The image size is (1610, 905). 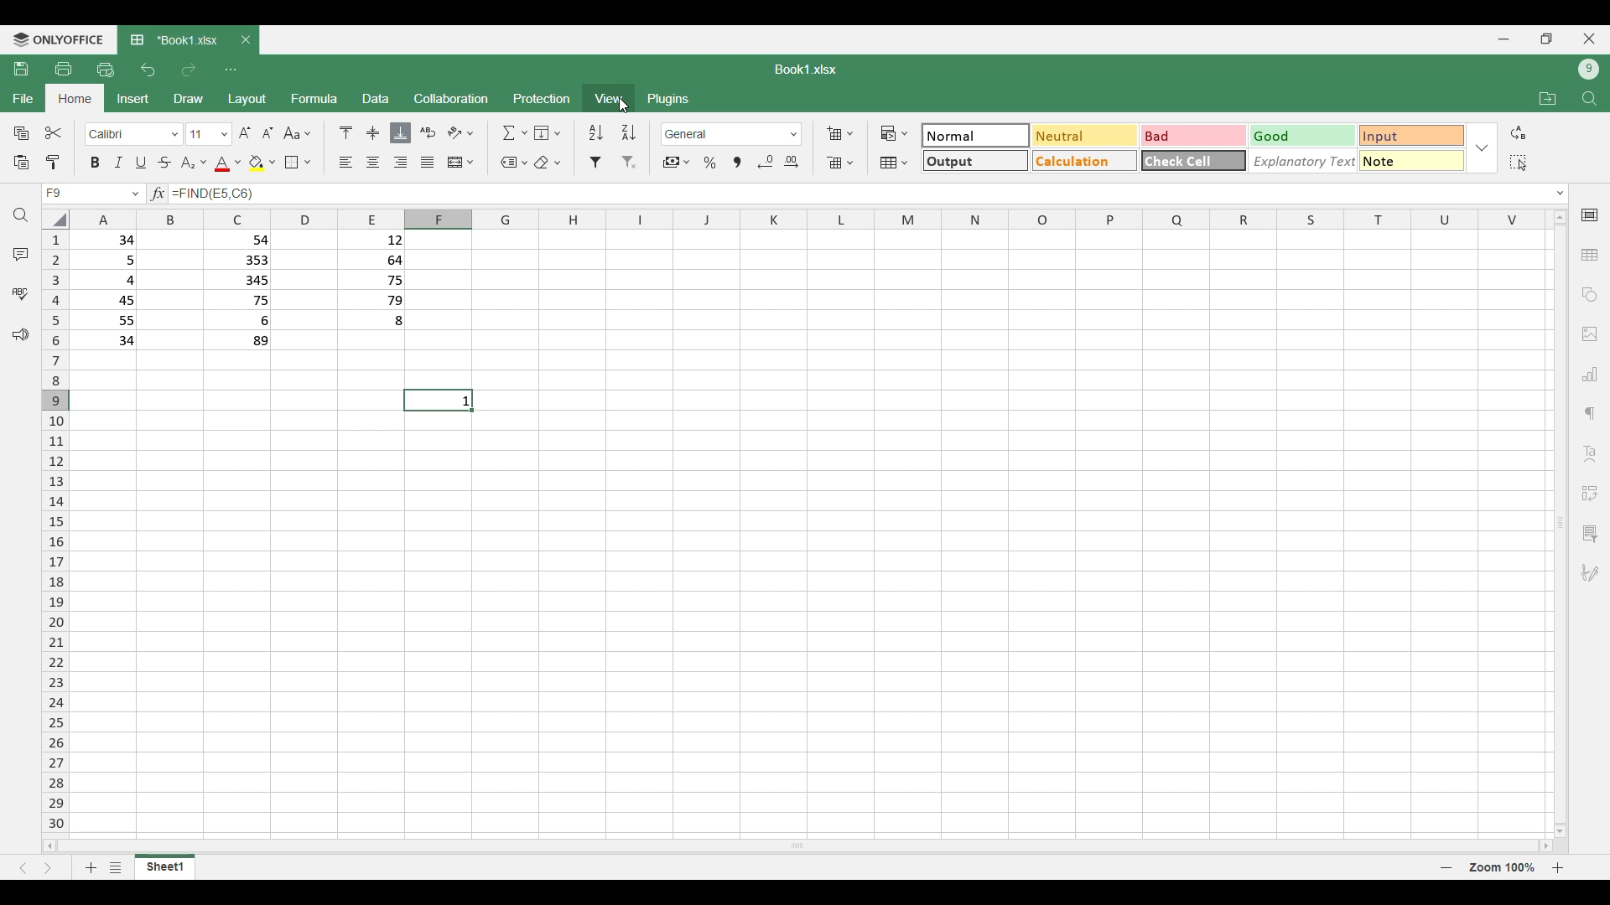 I want to click on Open file location, so click(x=1549, y=99).